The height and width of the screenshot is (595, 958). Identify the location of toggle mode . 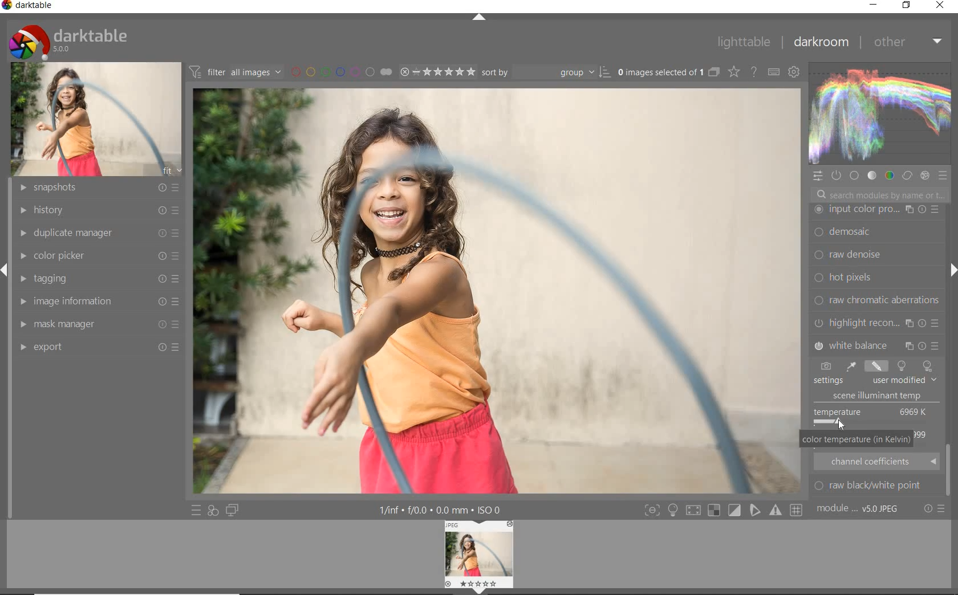
(734, 510).